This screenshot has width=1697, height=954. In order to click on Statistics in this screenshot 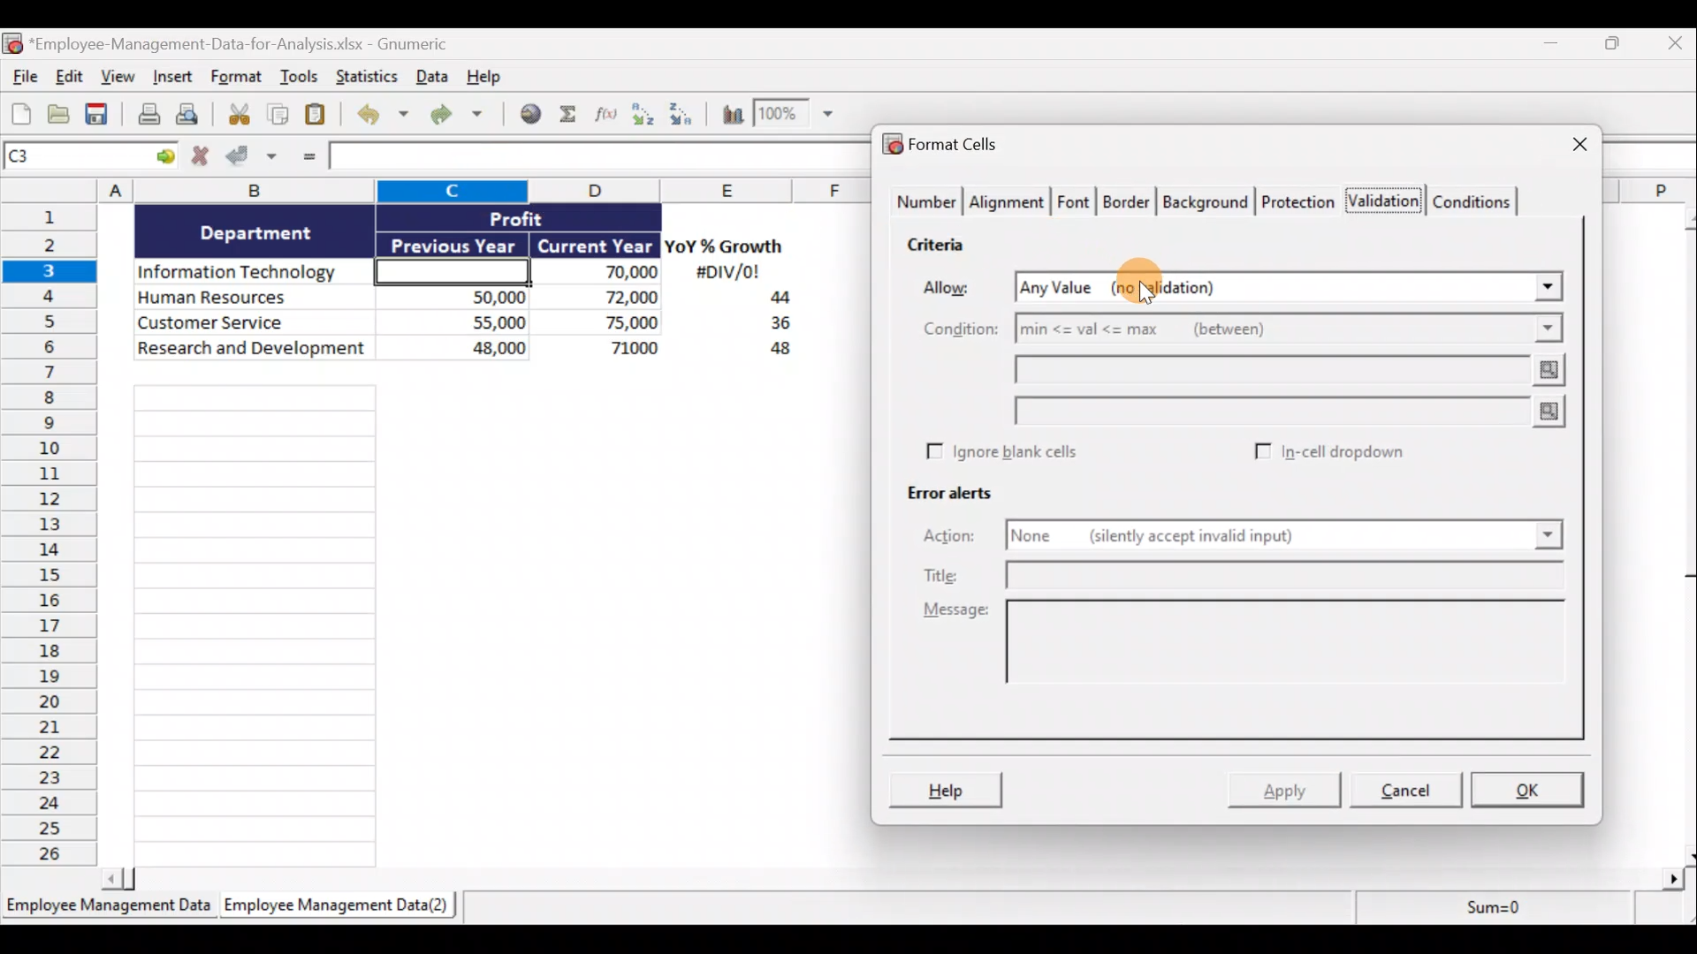, I will do `click(365, 76)`.